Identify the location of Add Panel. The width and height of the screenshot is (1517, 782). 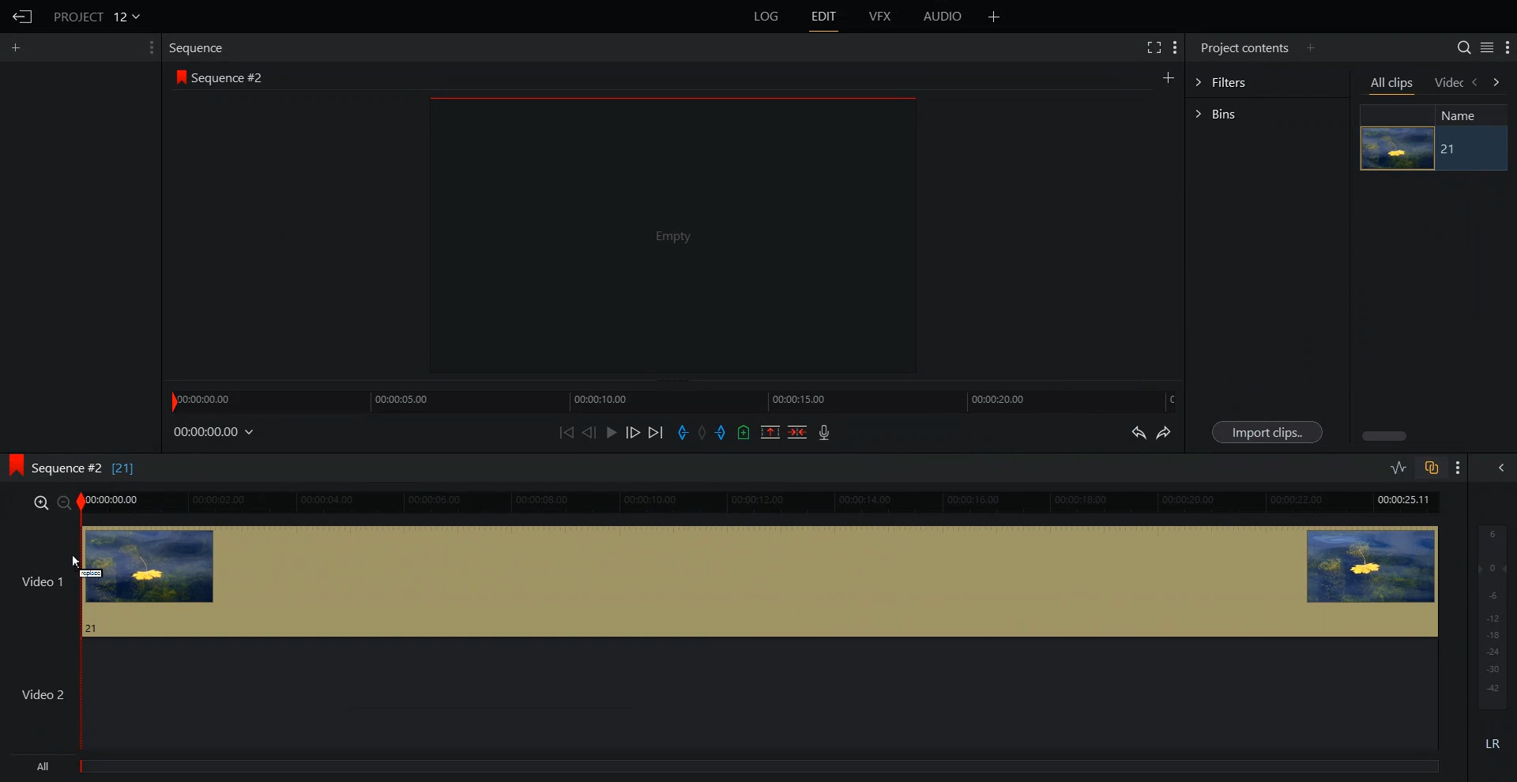
(1311, 47).